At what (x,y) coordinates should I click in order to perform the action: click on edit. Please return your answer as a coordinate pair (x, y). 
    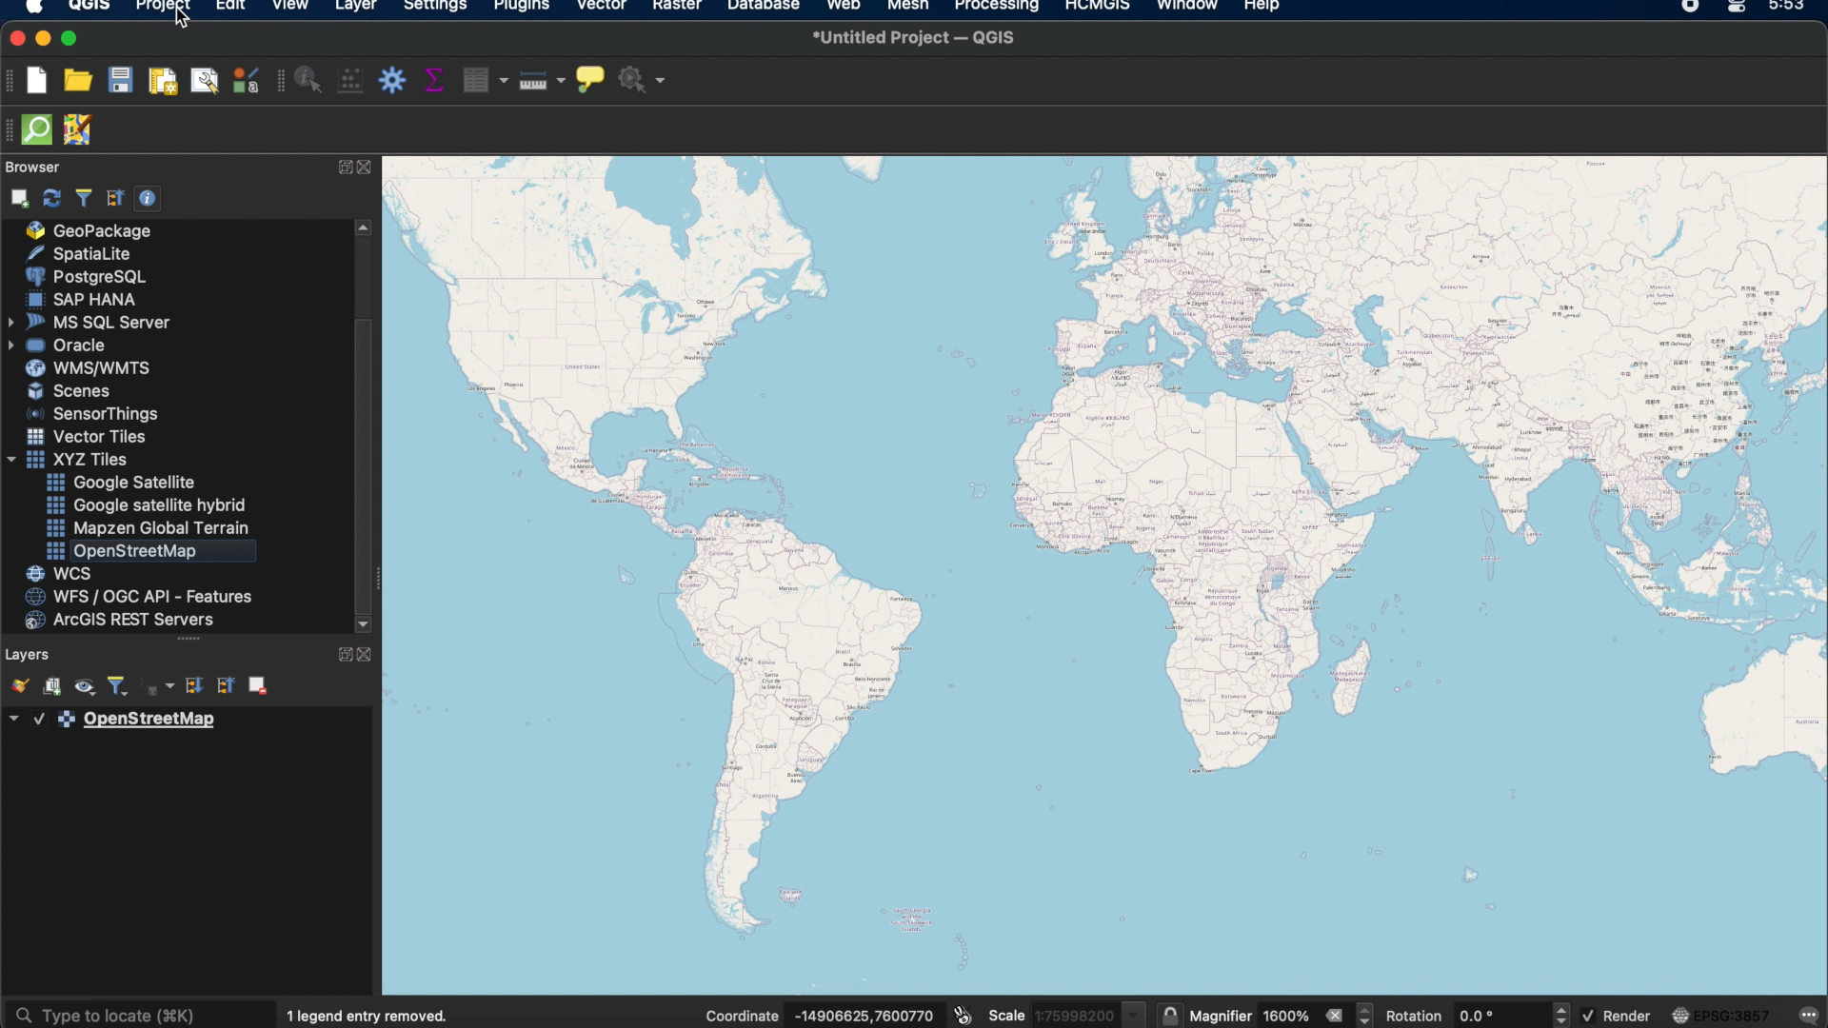
    Looking at the image, I should click on (231, 8).